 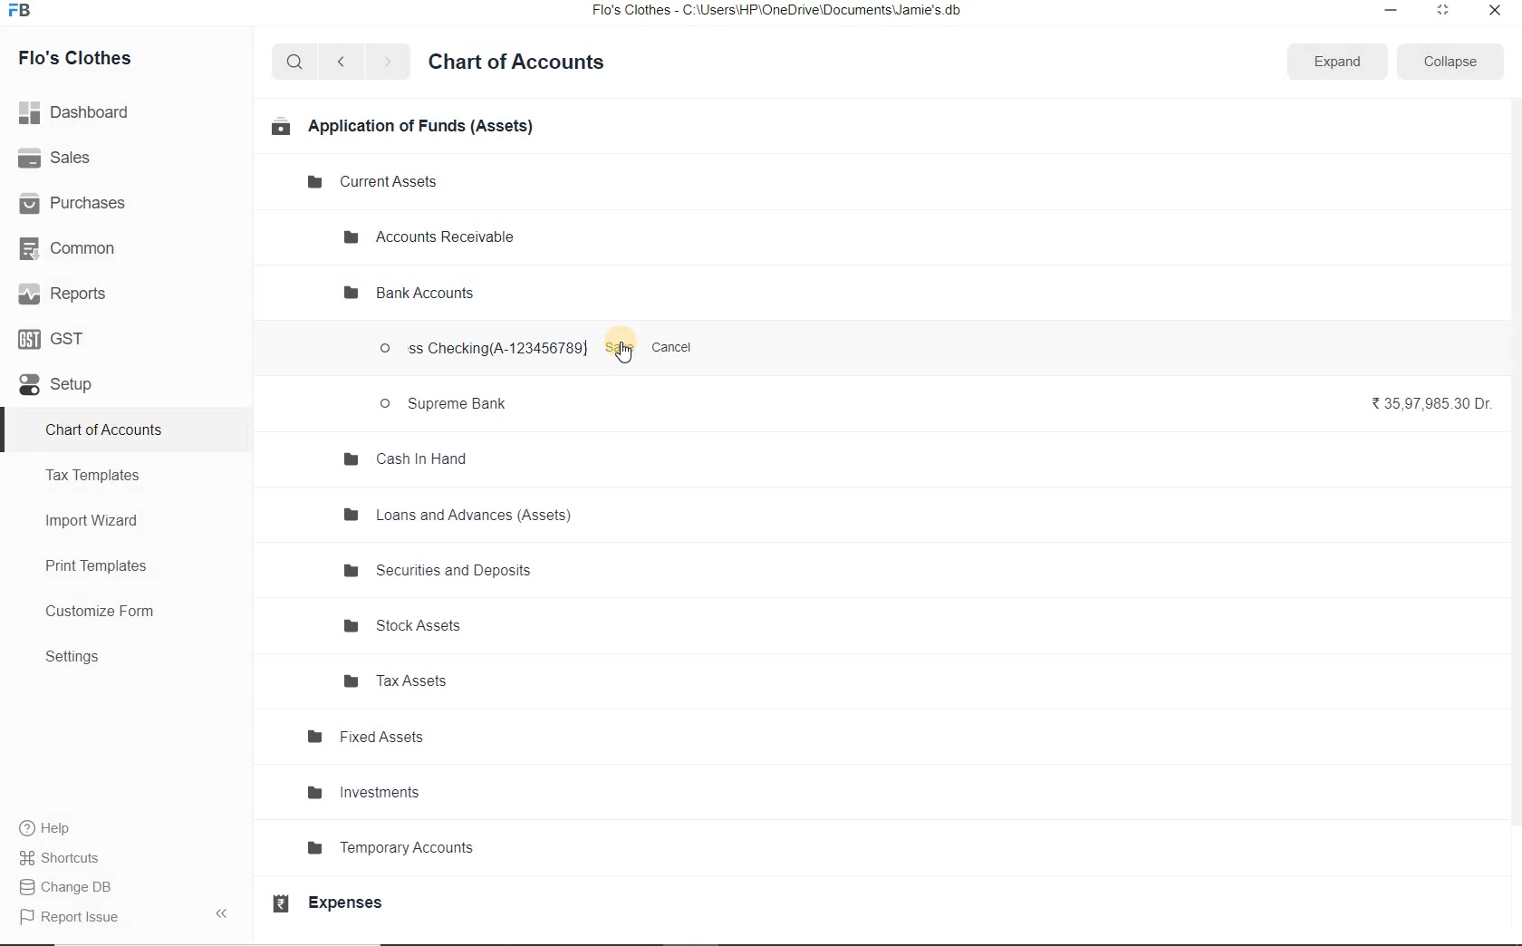 What do you see at coordinates (45, 828) in the screenshot?
I see `help` at bounding box center [45, 828].